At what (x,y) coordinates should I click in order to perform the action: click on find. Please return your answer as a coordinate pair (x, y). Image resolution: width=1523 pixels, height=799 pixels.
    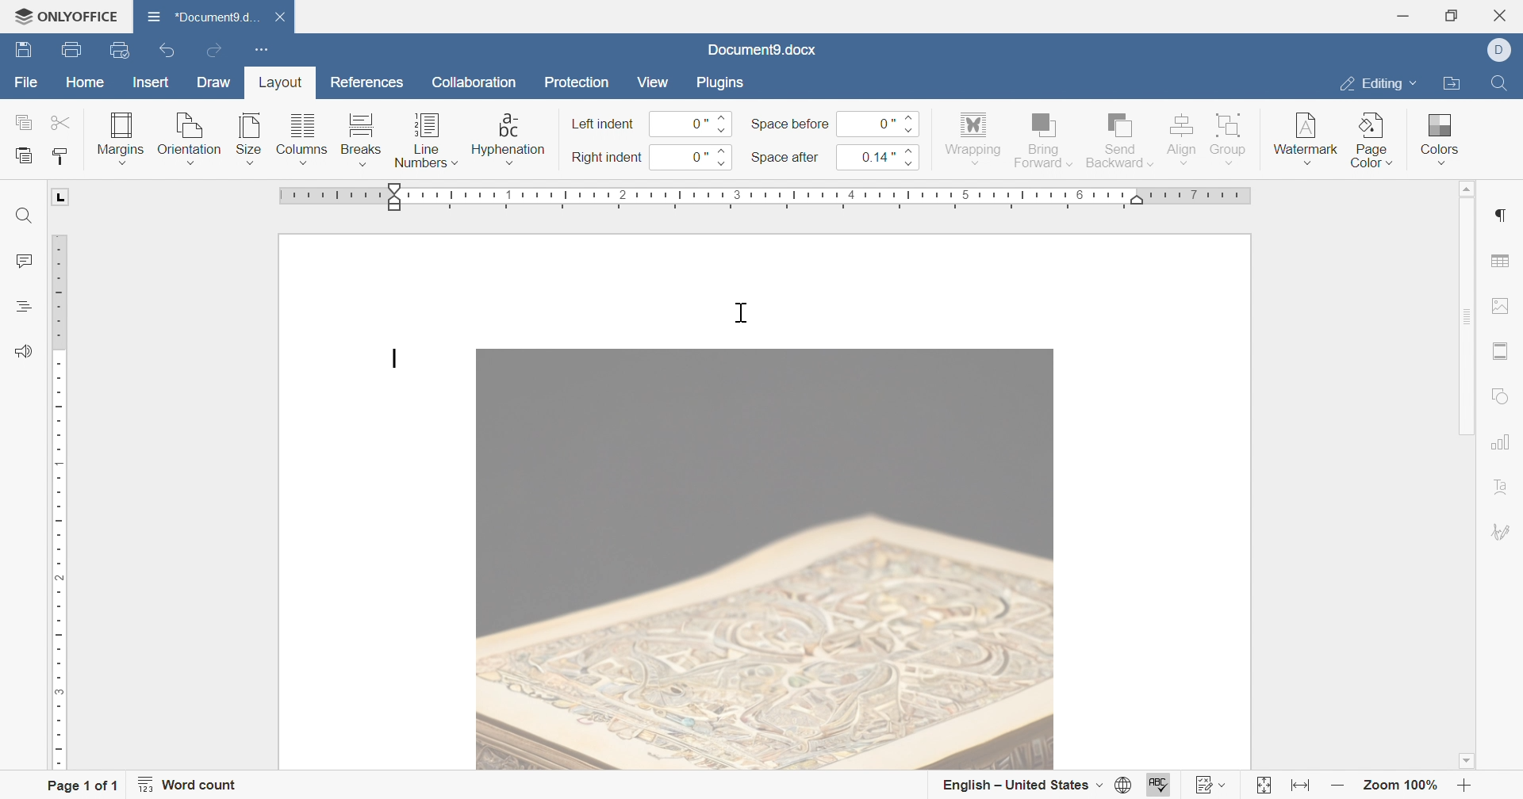
    Looking at the image, I should click on (1498, 81).